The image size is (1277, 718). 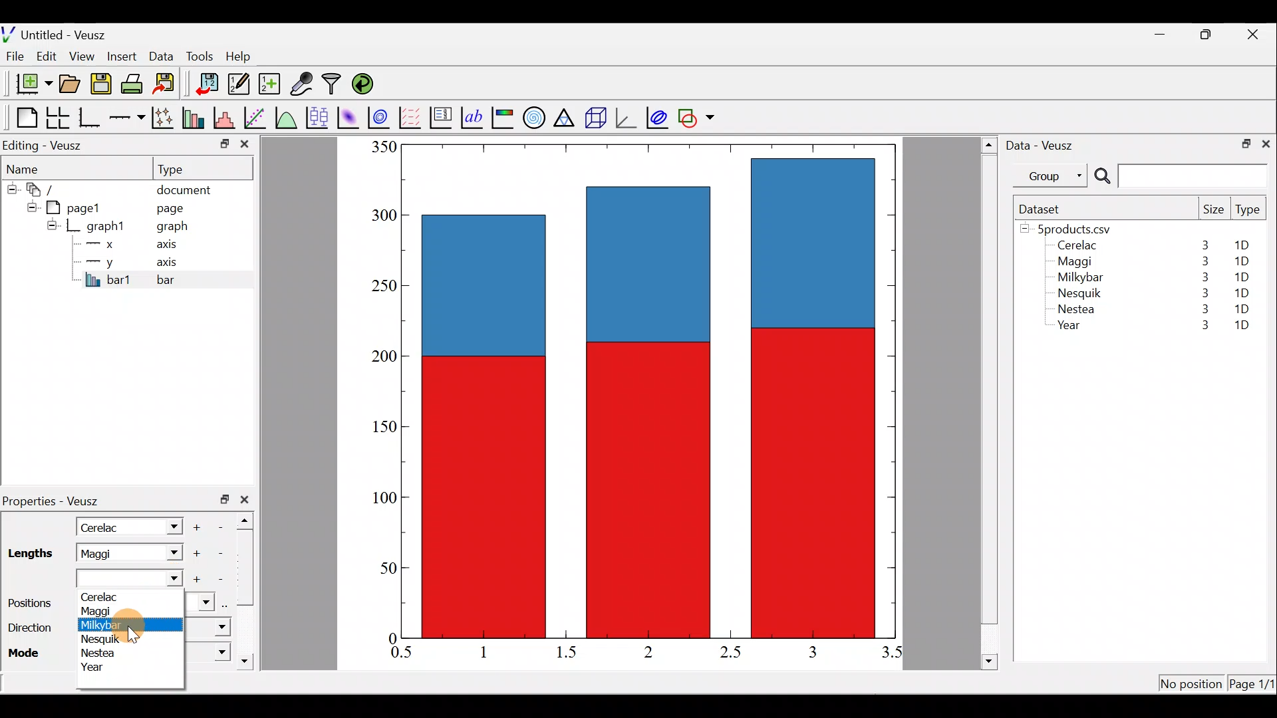 I want to click on 3, so click(x=1204, y=245).